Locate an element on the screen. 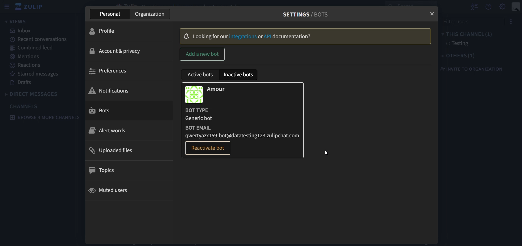 The image size is (522, 246). Integrtions is located at coordinates (243, 37).